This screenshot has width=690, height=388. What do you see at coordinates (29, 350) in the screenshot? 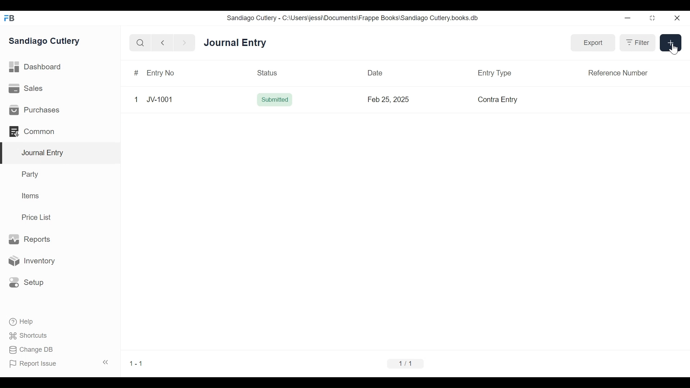
I see `Change DB` at bounding box center [29, 350].